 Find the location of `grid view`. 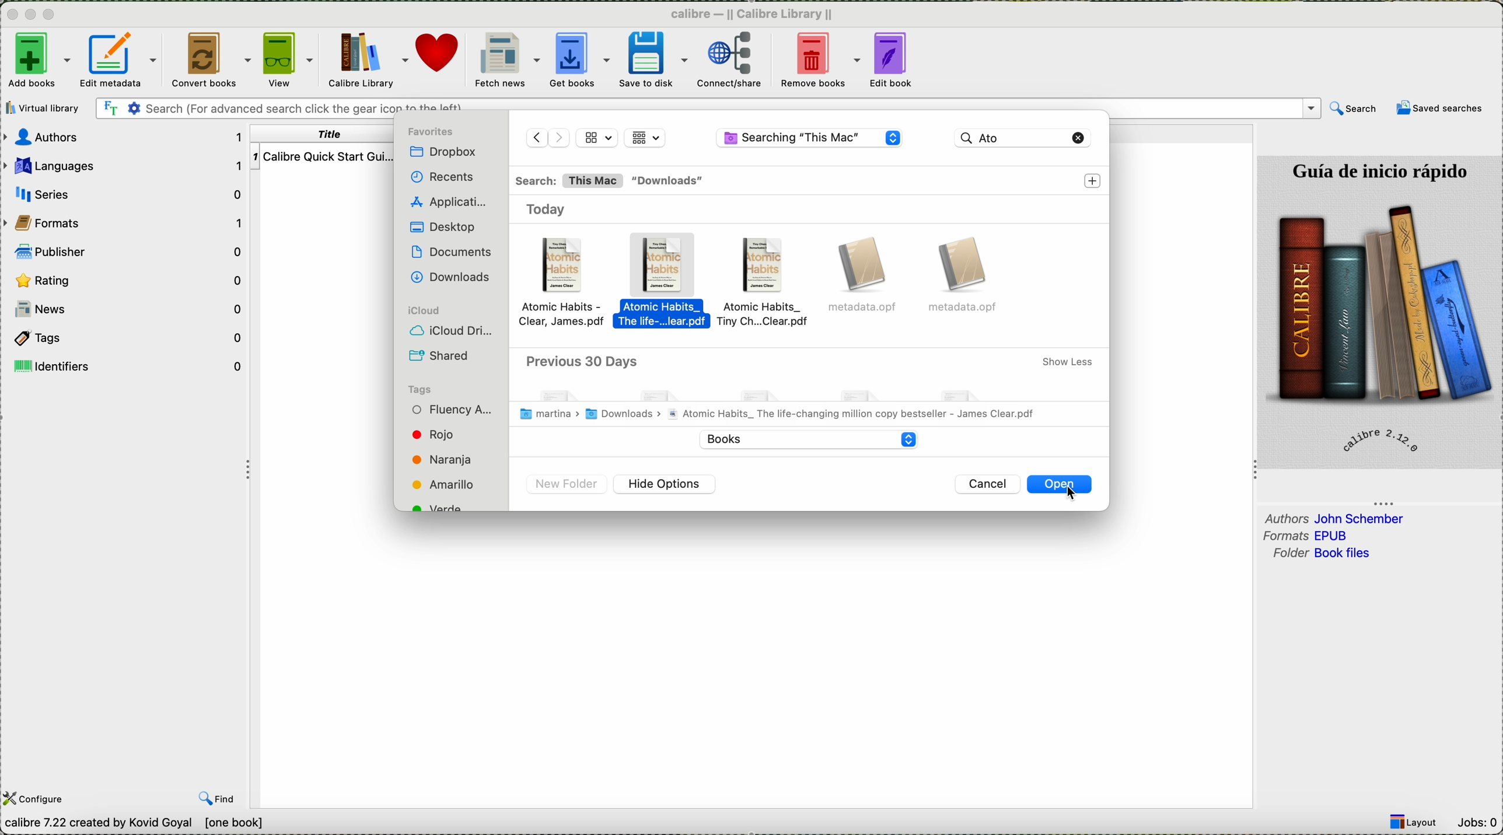

grid view is located at coordinates (597, 137).